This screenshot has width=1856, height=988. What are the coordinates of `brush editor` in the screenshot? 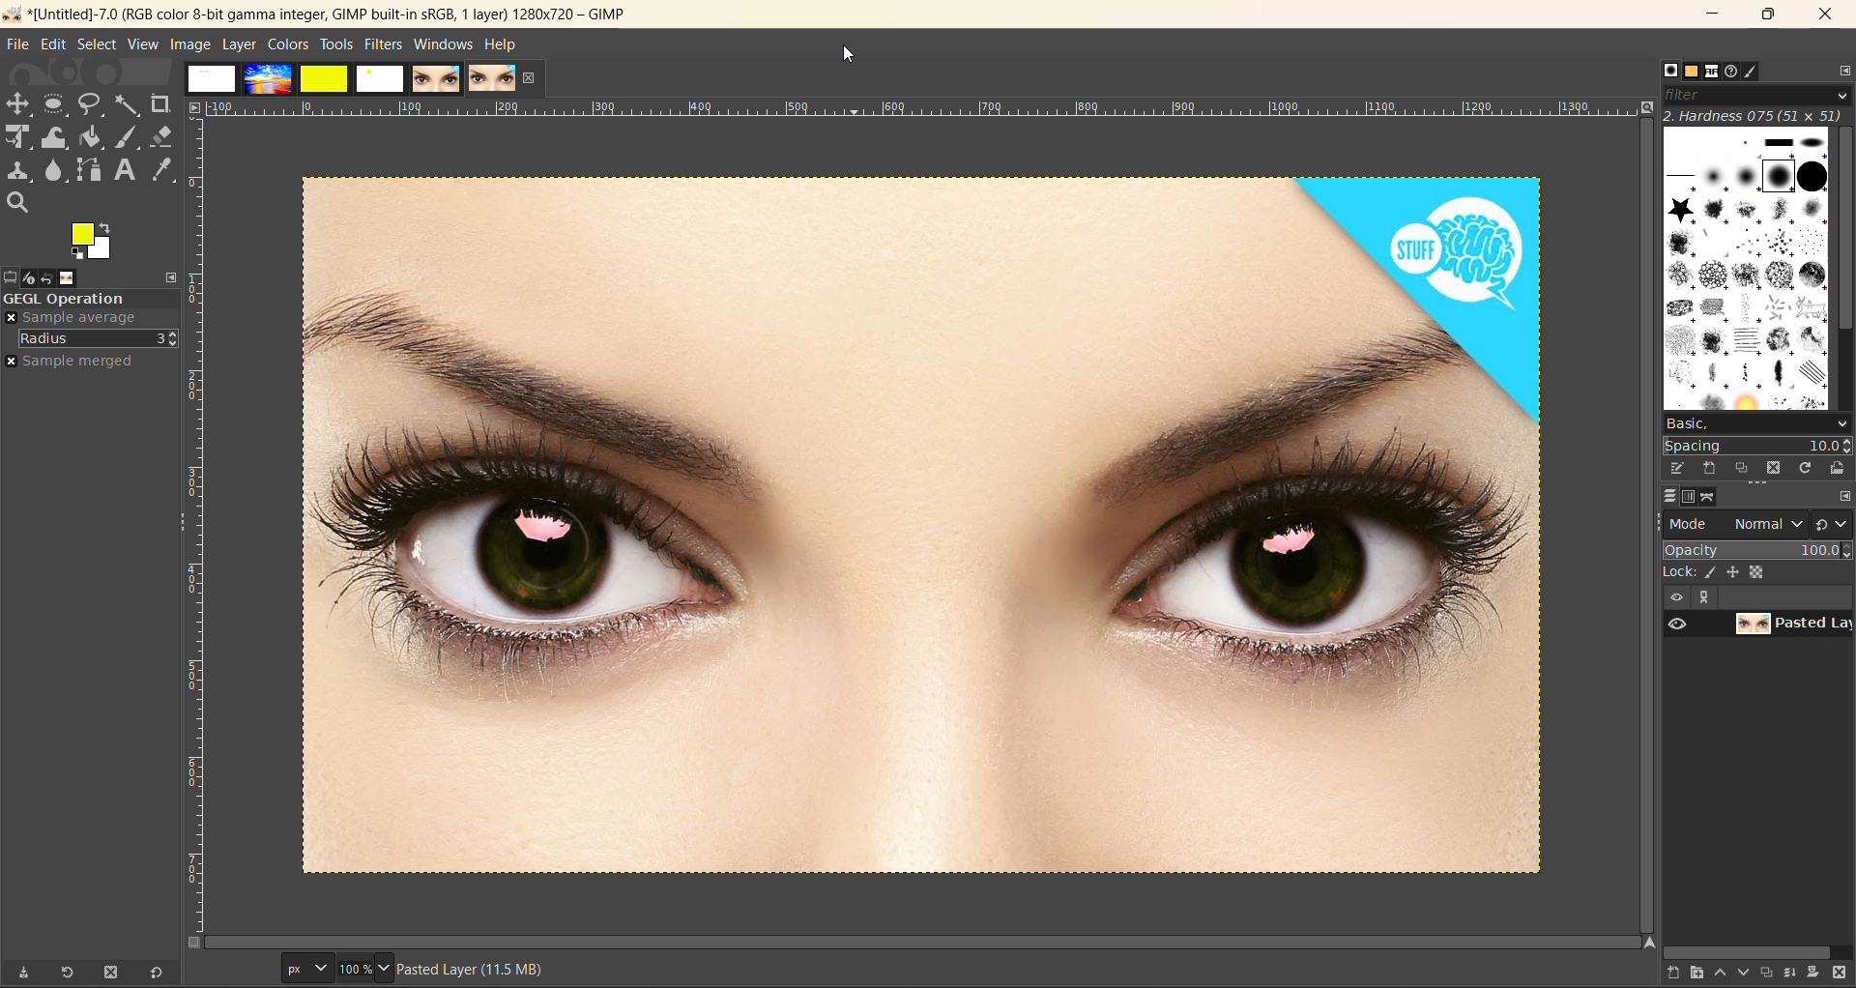 It's located at (1760, 73).